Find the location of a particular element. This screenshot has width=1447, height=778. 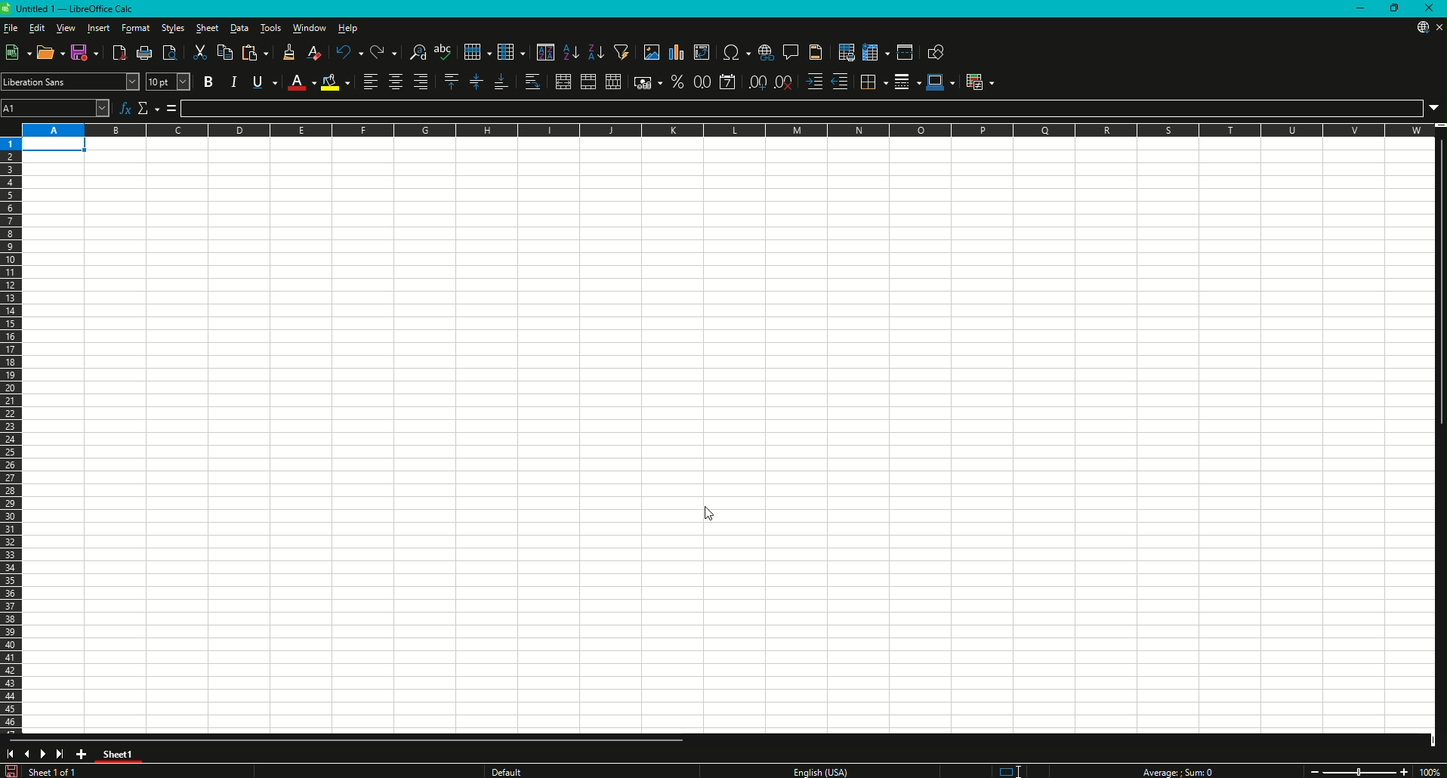

Borders is located at coordinates (874, 82).